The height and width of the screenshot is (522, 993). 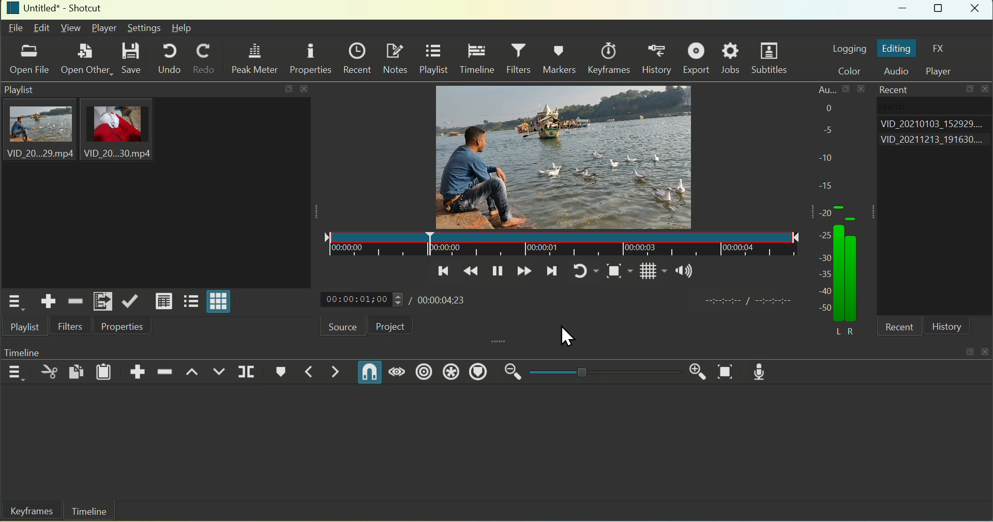 What do you see at coordinates (395, 58) in the screenshot?
I see `Notes` at bounding box center [395, 58].